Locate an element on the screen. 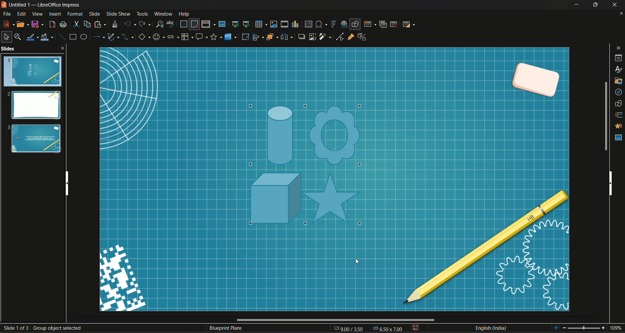  gallery is located at coordinates (619, 81).